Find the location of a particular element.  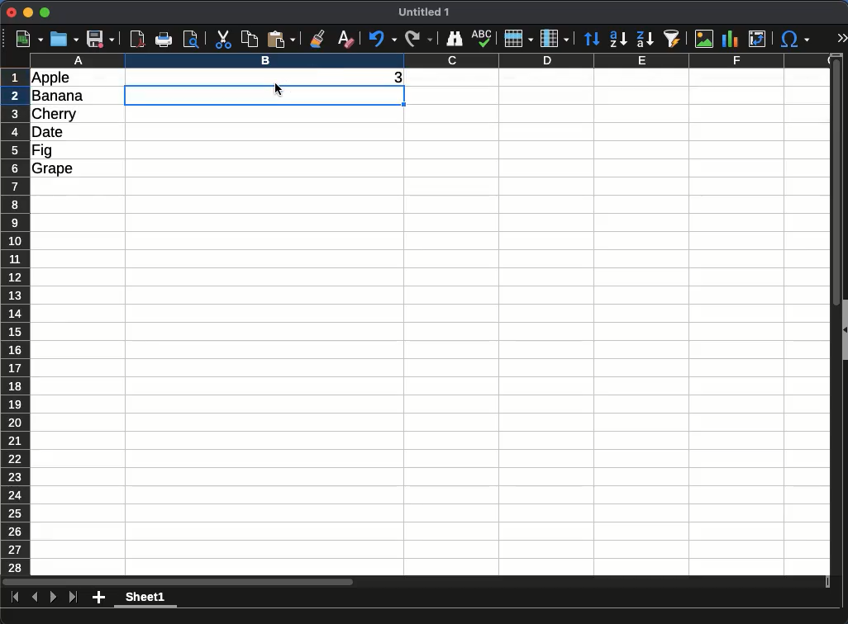

sheet1 is located at coordinates (145, 598).